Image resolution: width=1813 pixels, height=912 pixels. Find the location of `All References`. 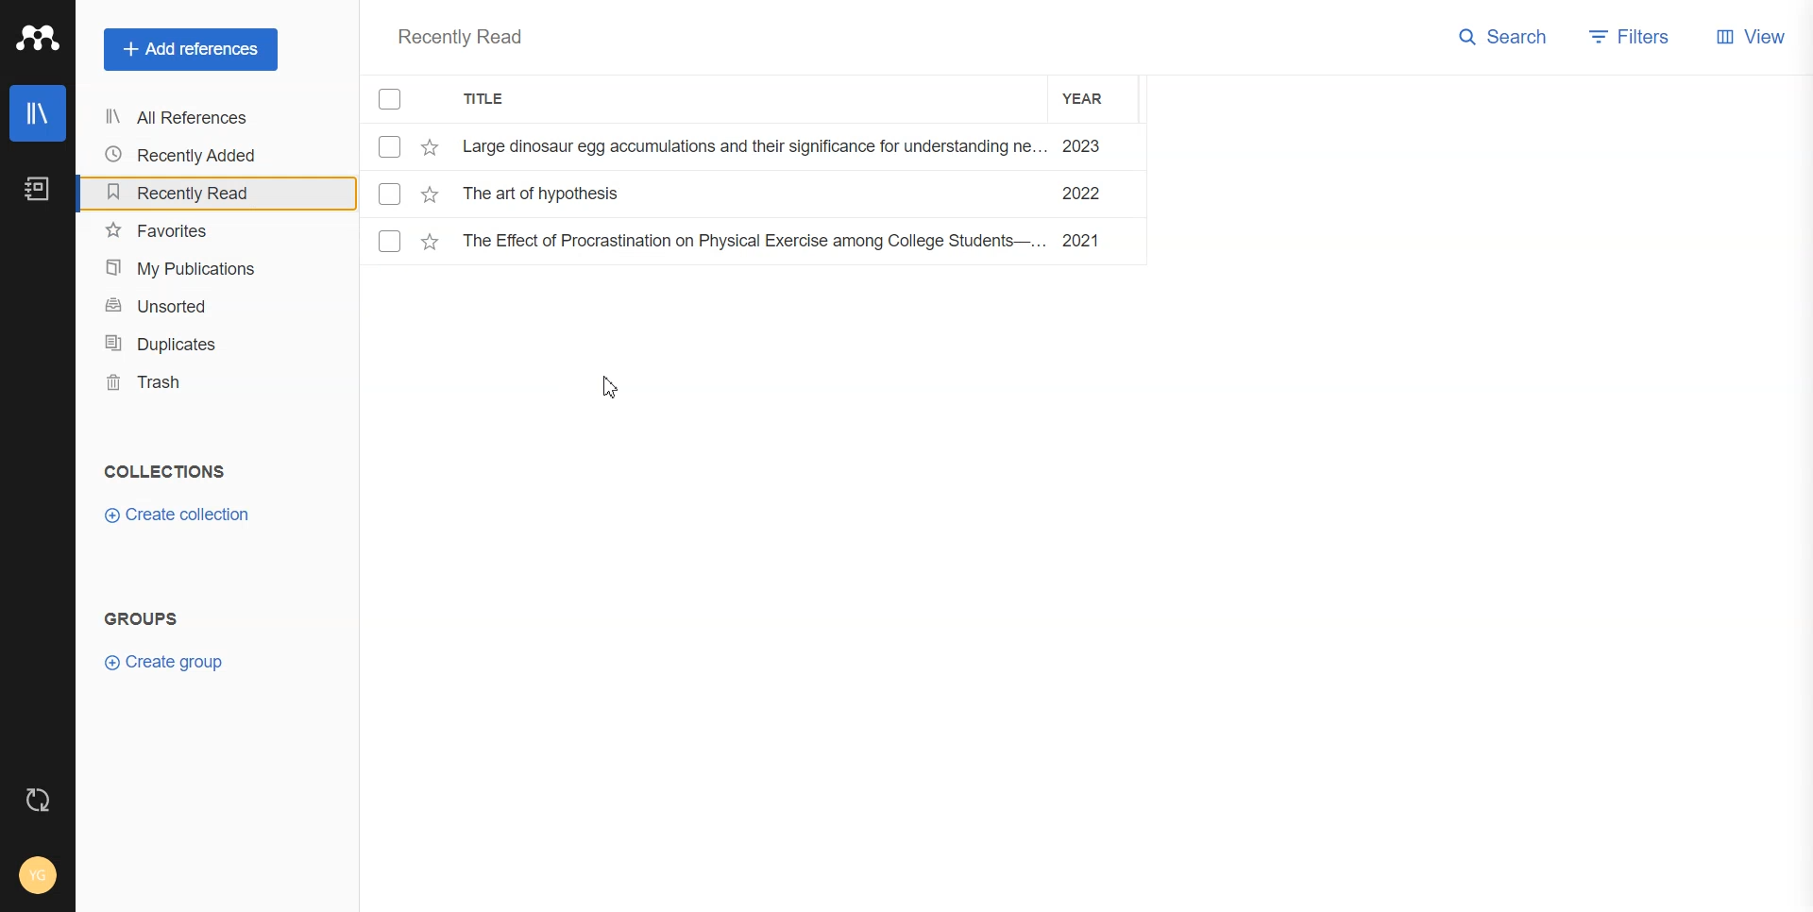

All References is located at coordinates (195, 119).